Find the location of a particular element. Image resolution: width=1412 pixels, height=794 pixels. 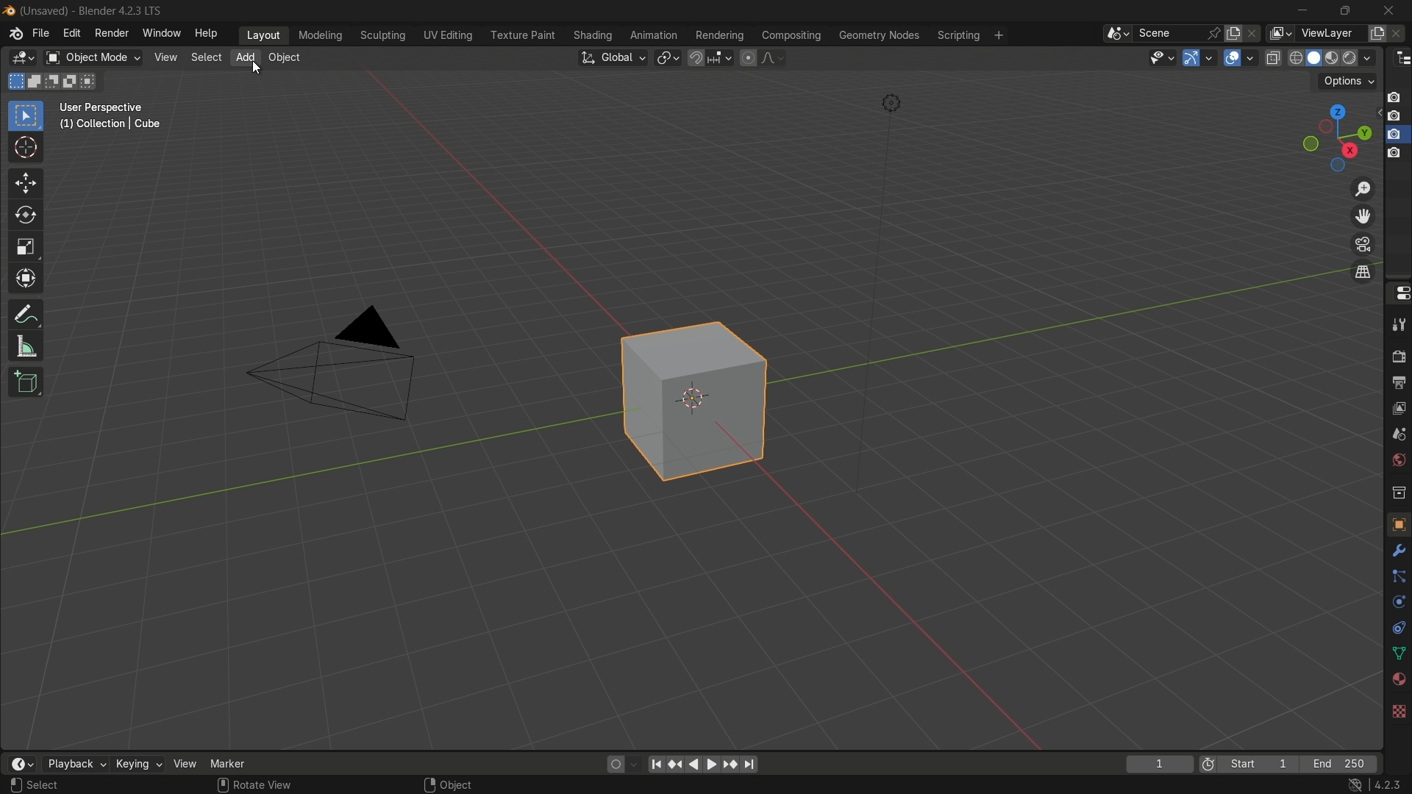

rendering is located at coordinates (720, 36).